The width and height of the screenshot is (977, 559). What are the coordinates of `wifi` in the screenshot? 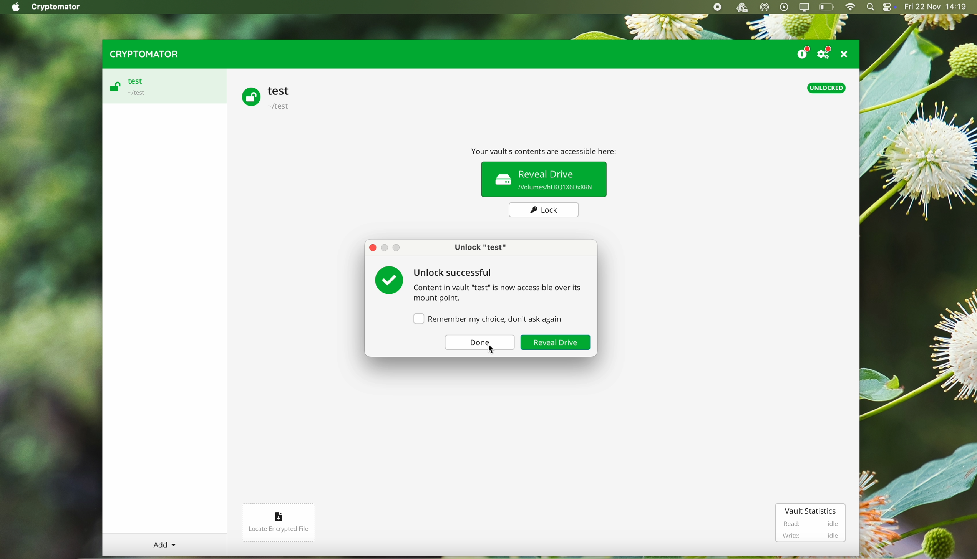 It's located at (850, 7).